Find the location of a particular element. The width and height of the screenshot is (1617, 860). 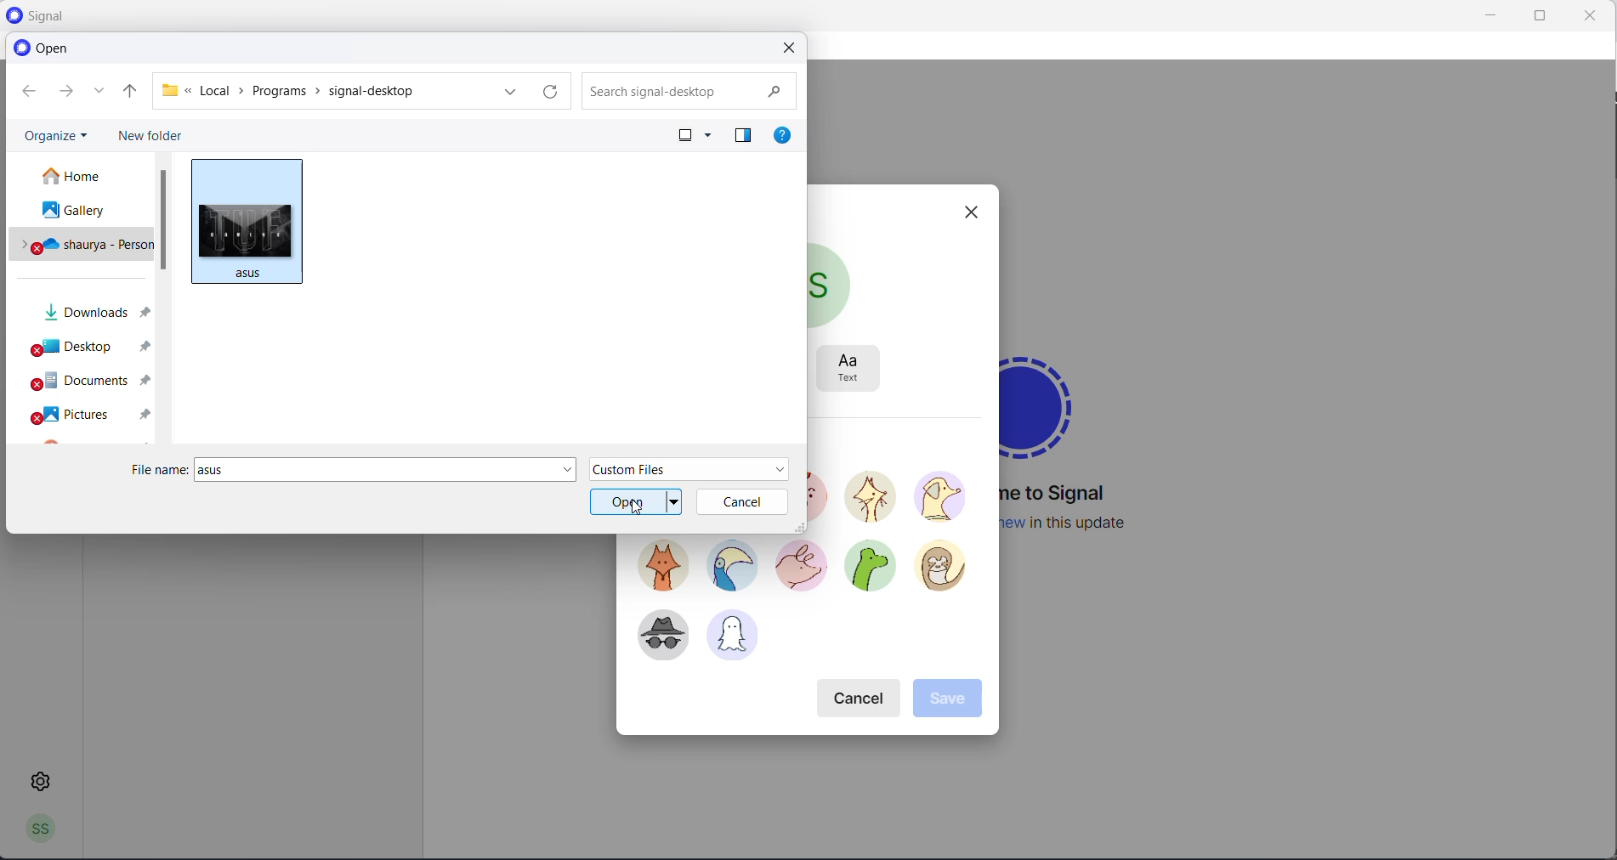

cancel is located at coordinates (861, 695).